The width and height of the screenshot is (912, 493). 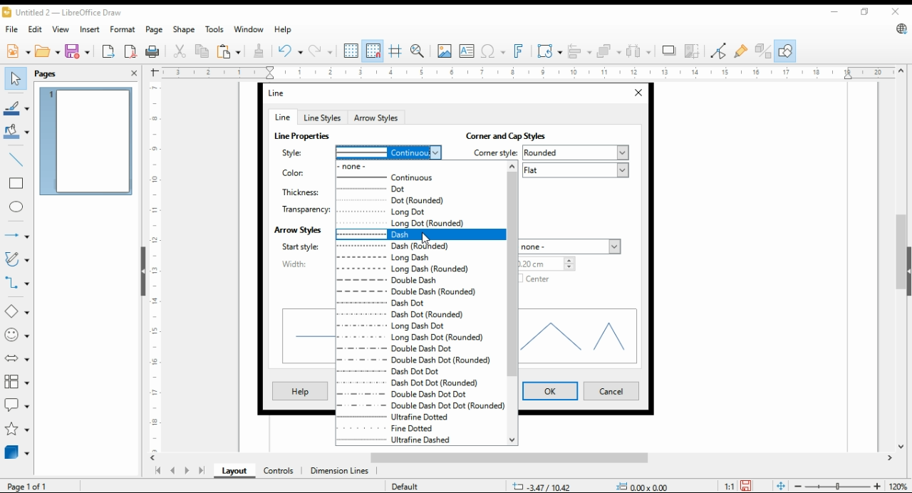 I want to click on dash dot dot (rounded), so click(x=408, y=383).